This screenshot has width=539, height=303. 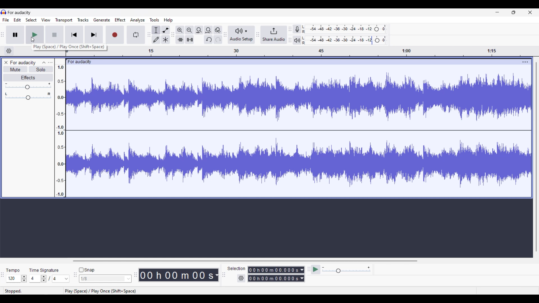 I want to click on Envelop tool, so click(x=166, y=30).